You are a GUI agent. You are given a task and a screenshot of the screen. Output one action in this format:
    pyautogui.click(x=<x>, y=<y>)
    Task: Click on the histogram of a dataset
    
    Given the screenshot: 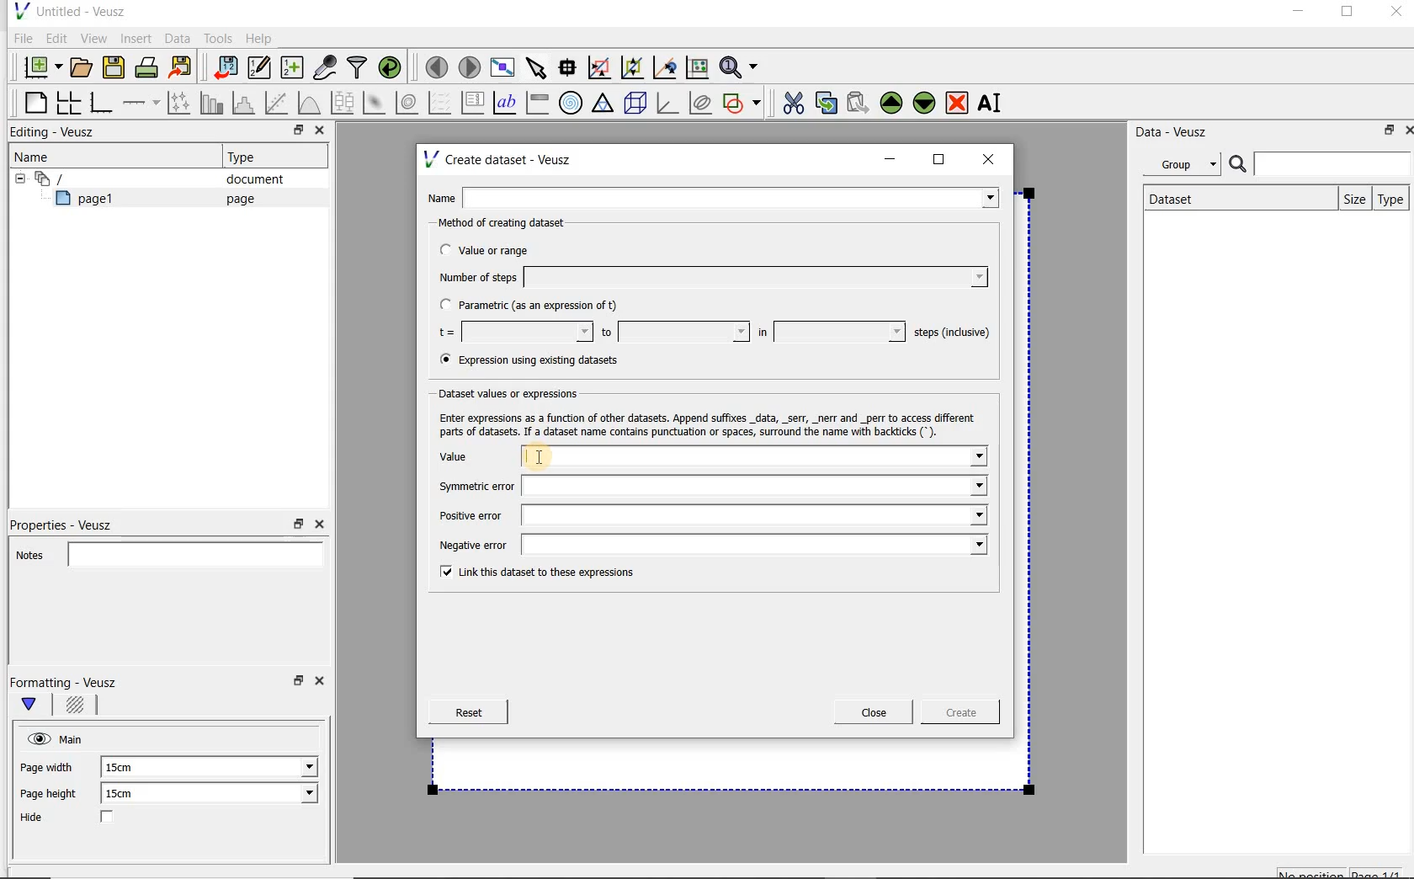 What is the action you would take?
    pyautogui.click(x=246, y=103)
    